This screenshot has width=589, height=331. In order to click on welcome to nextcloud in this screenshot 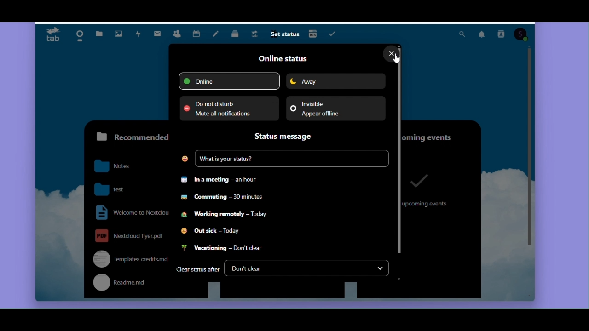, I will do `click(130, 213)`.